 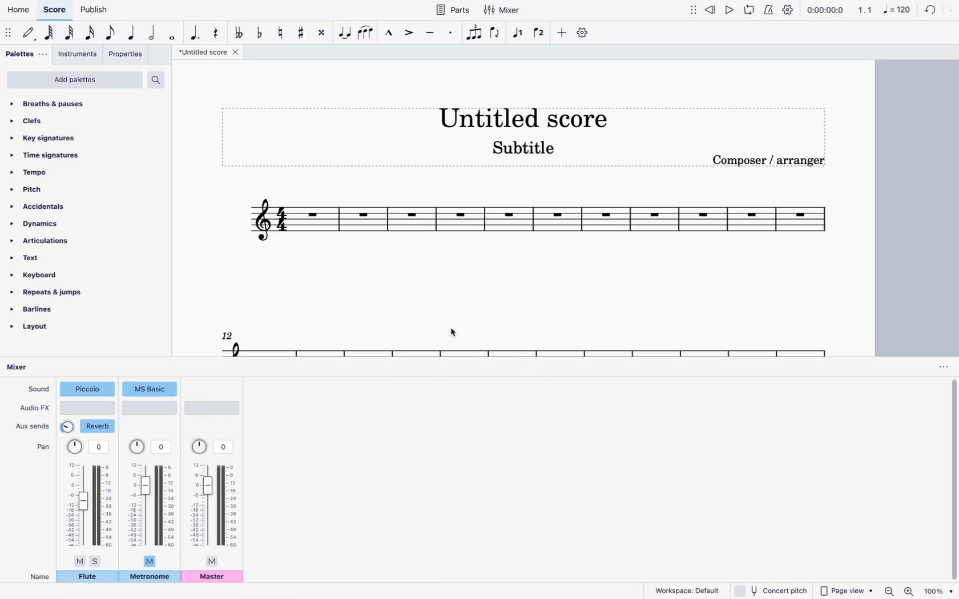 I want to click on loop playback, so click(x=749, y=9).